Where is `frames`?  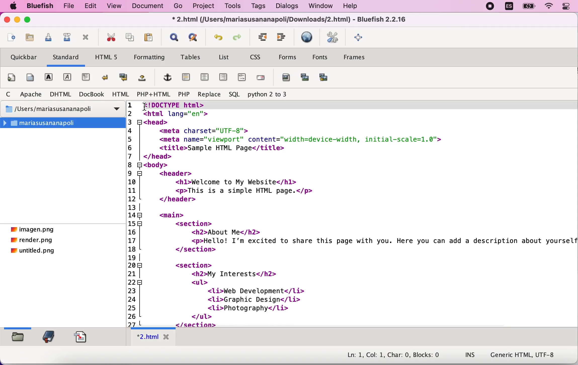 frames is located at coordinates (360, 58).